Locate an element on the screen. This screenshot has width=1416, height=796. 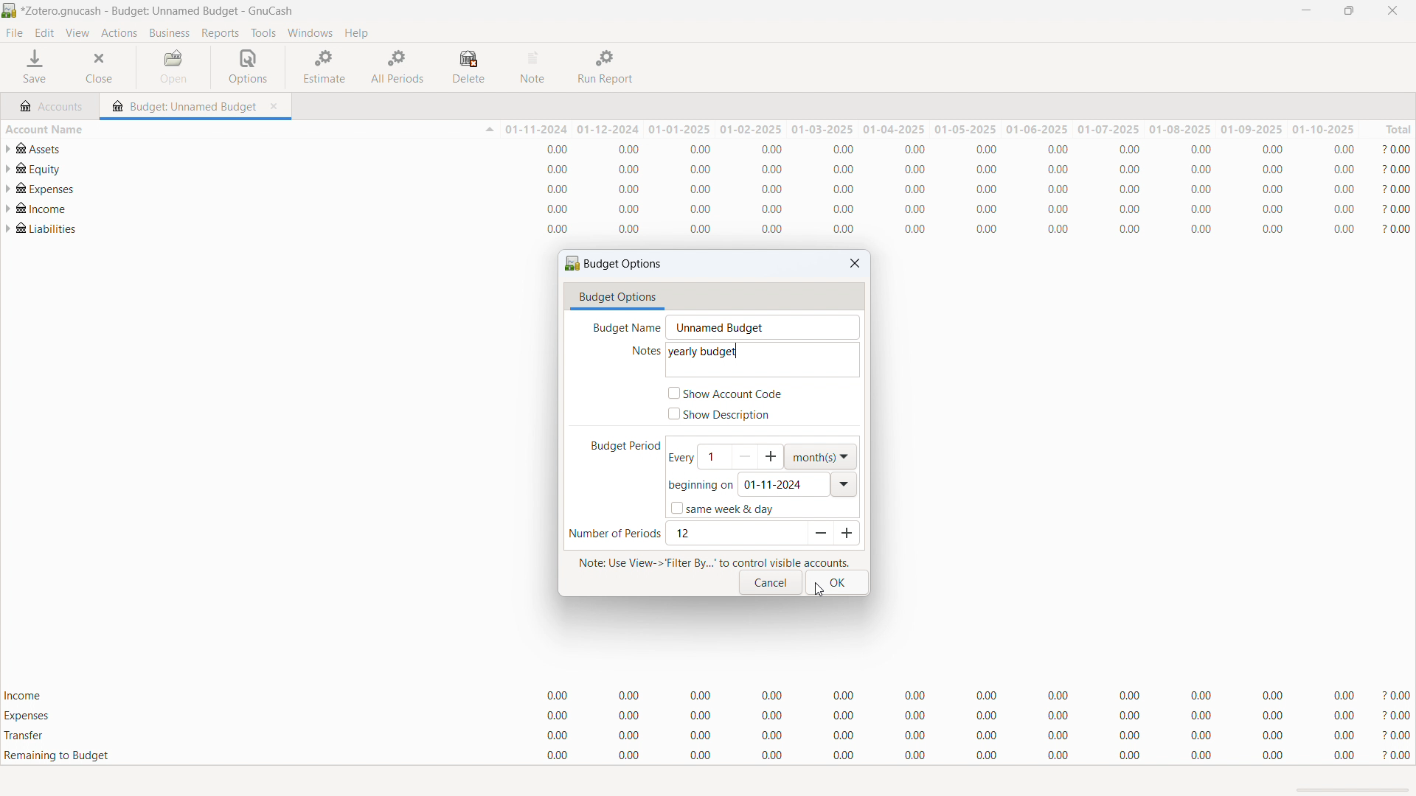
01-04-2025 is located at coordinates (891, 129).